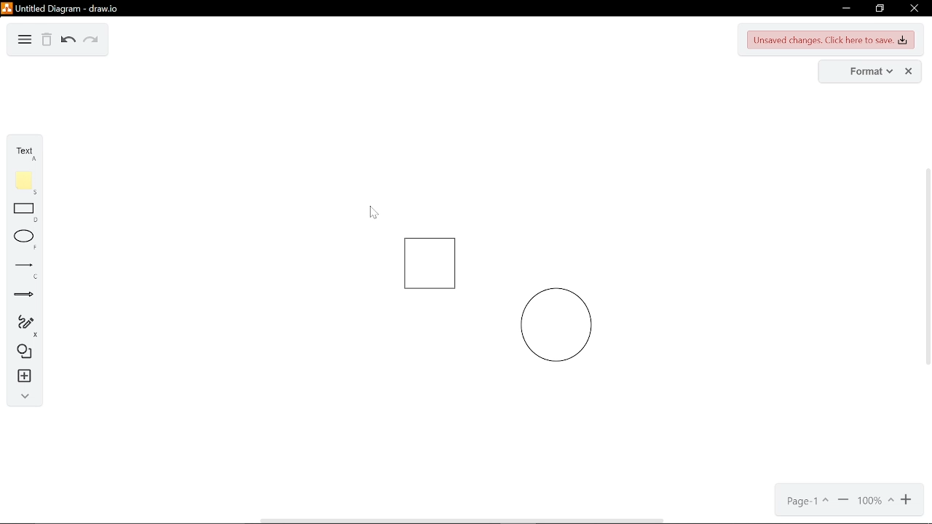 This screenshot has width=932, height=524. What do you see at coordinates (25, 41) in the screenshot?
I see `diagram` at bounding box center [25, 41].